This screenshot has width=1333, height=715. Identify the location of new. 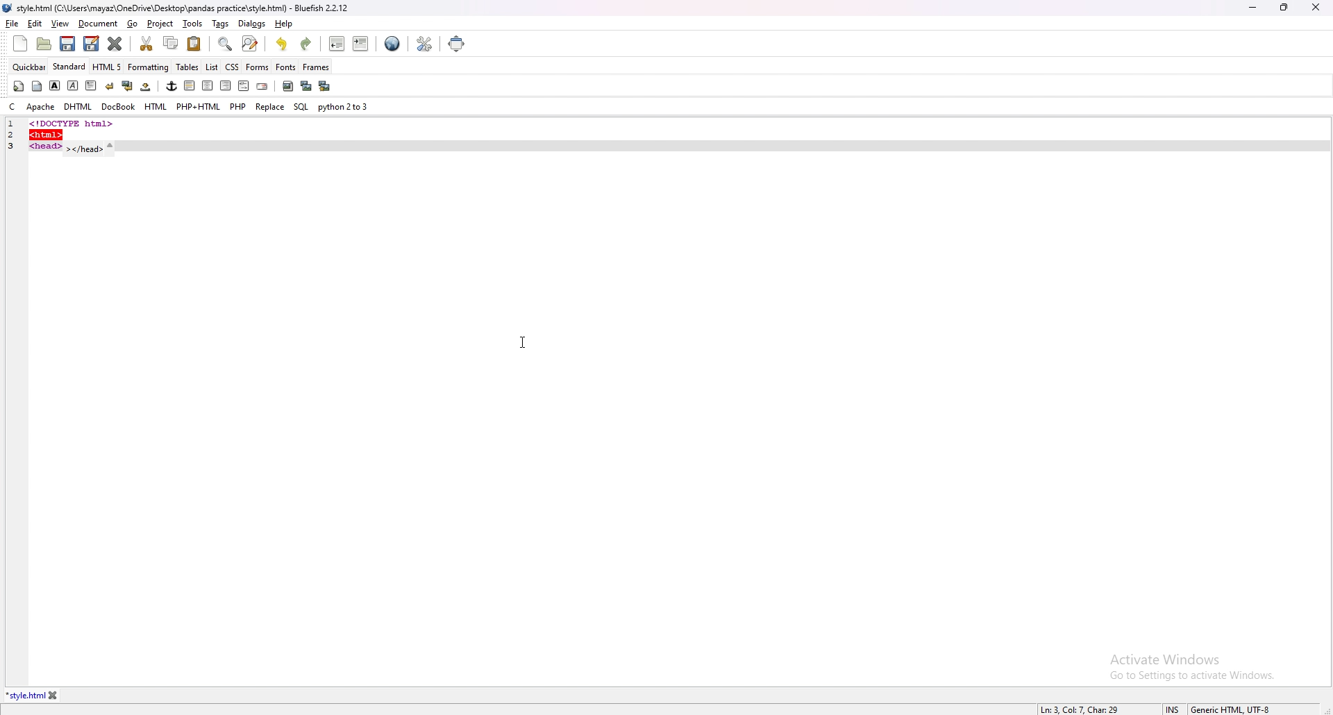
(20, 44).